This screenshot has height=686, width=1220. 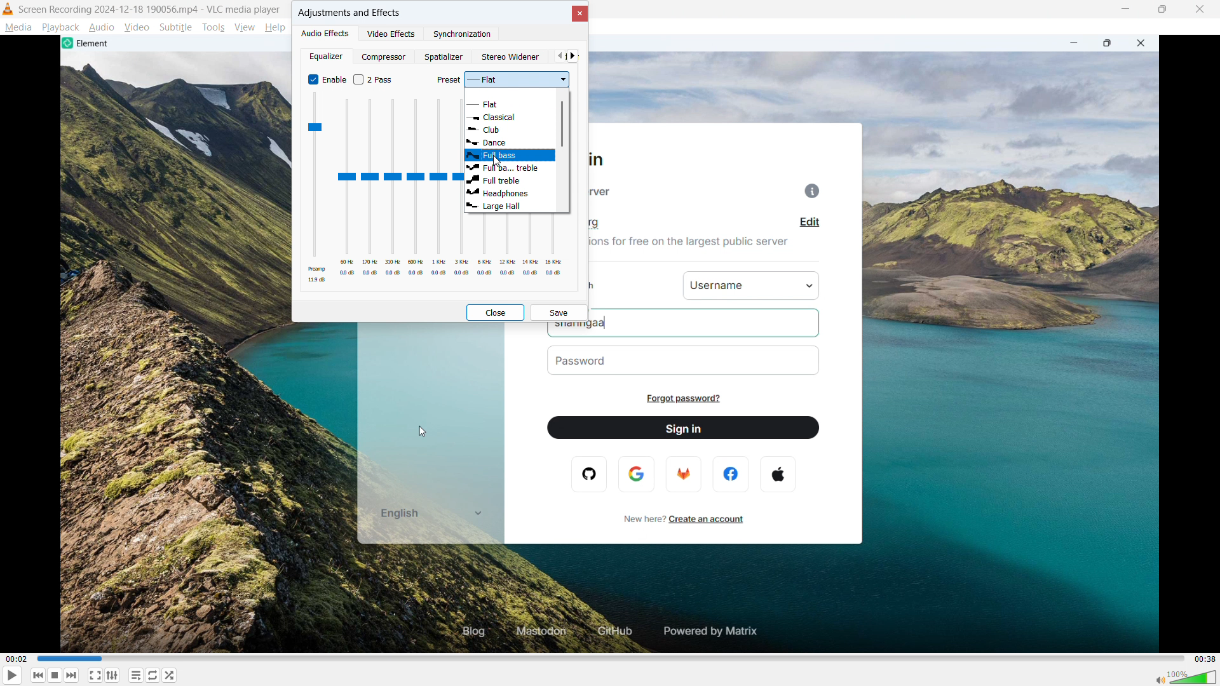 I want to click on View , so click(x=244, y=27).